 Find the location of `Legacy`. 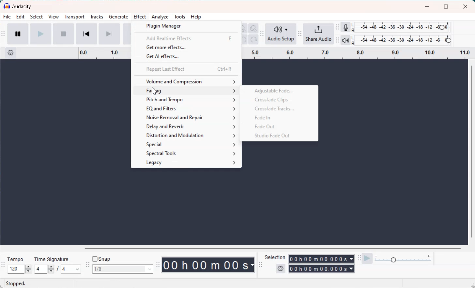

Legacy is located at coordinates (187, 163).